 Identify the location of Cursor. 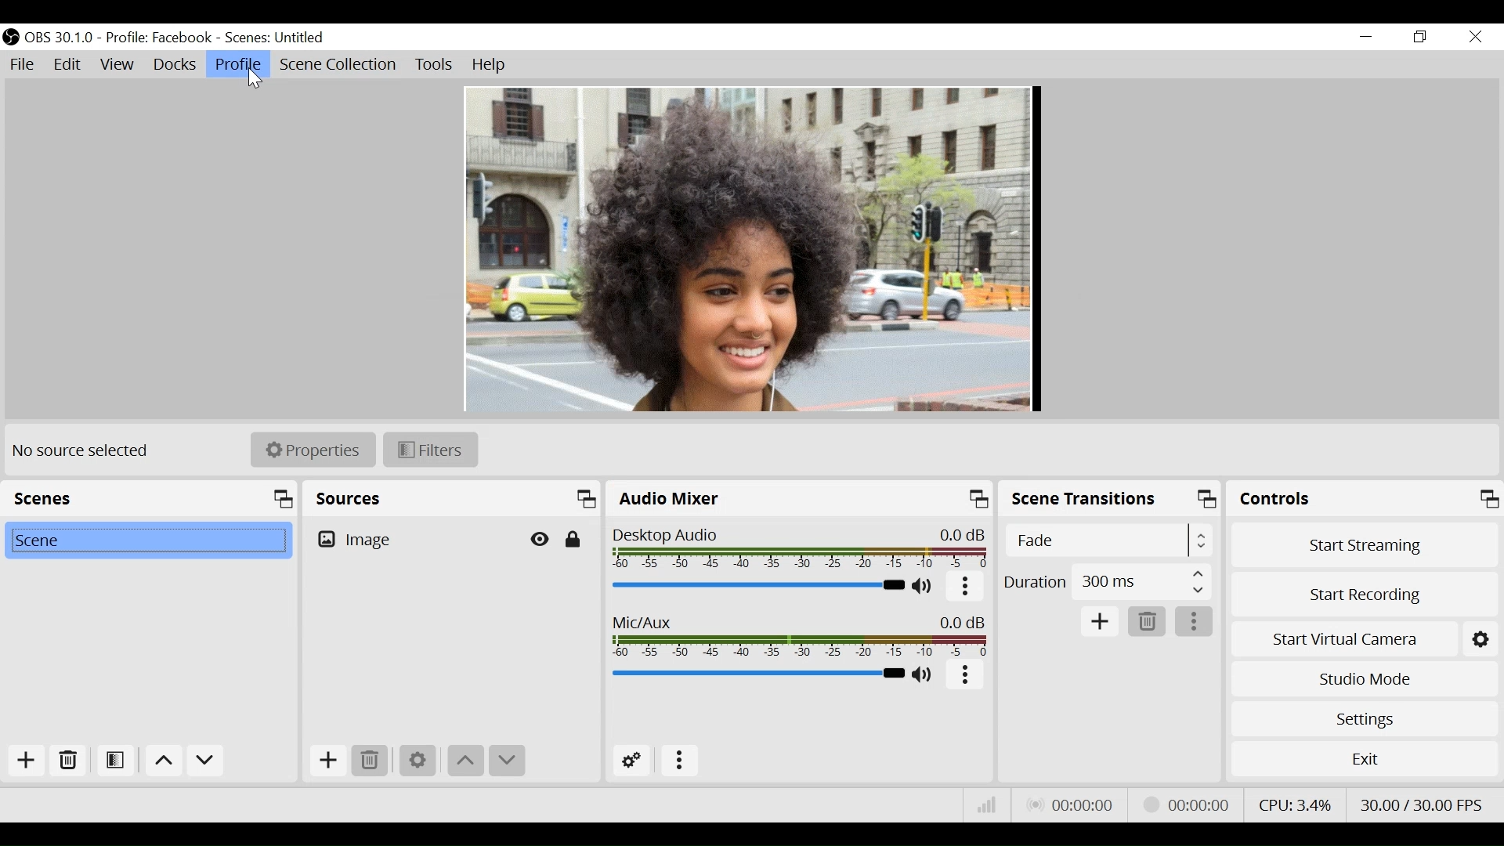
(256, 78).